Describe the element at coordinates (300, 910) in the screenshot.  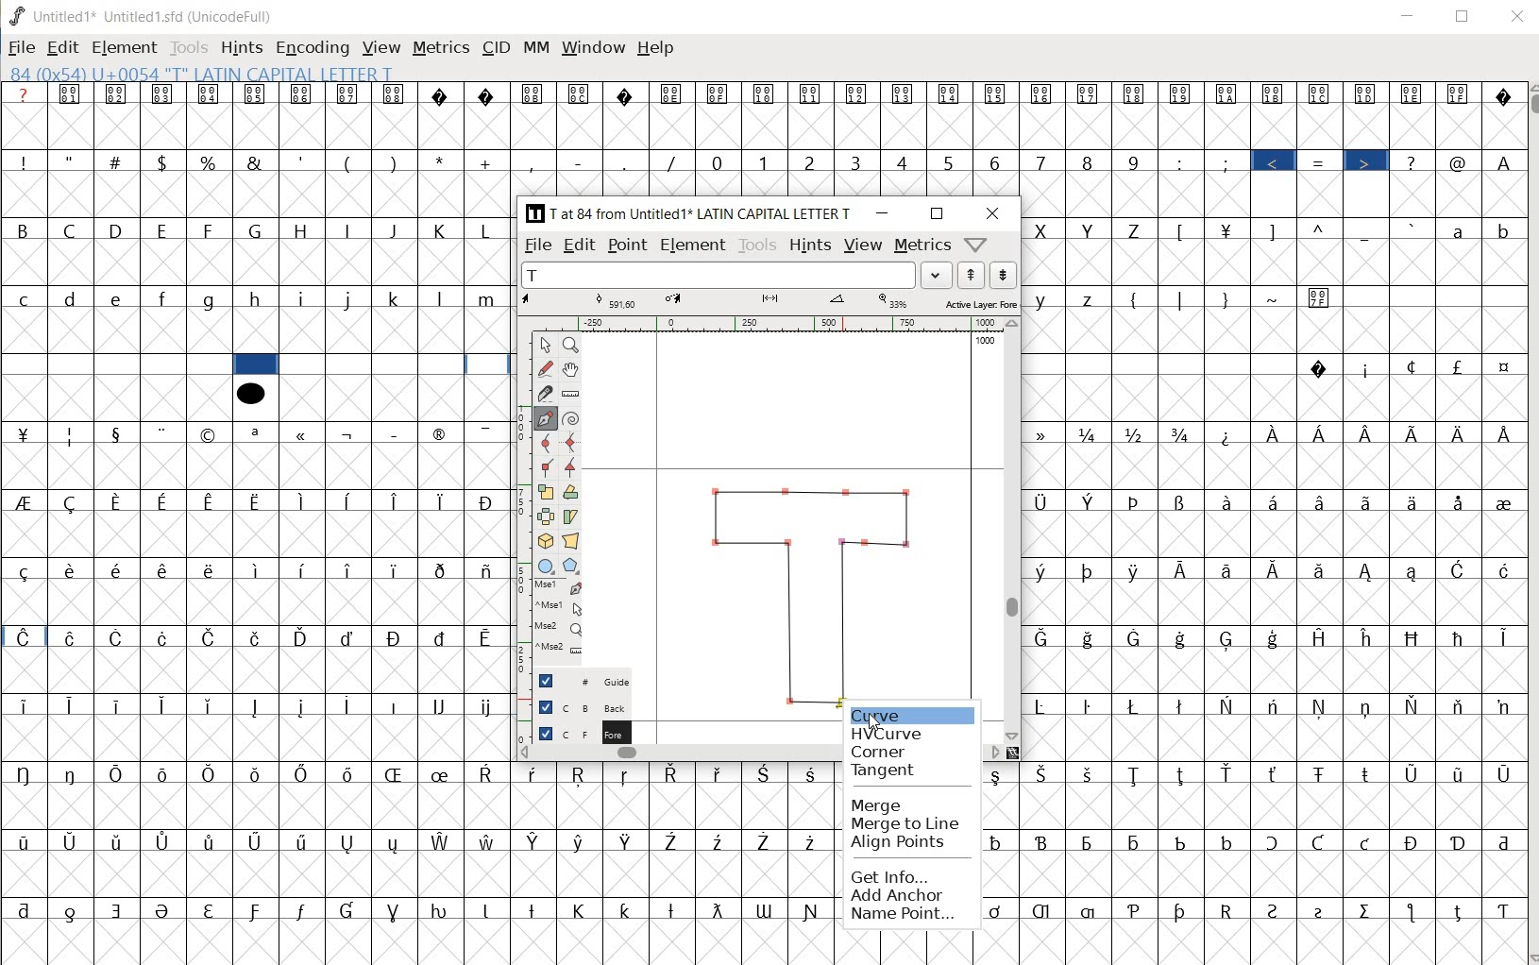
I see `Symbol` at that location.